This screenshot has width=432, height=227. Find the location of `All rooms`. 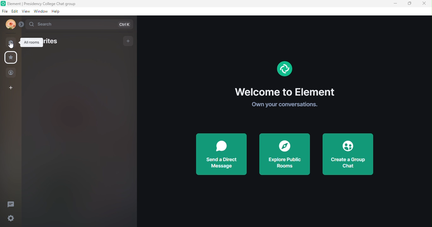

All rooms is located at coordinates (32, 42).